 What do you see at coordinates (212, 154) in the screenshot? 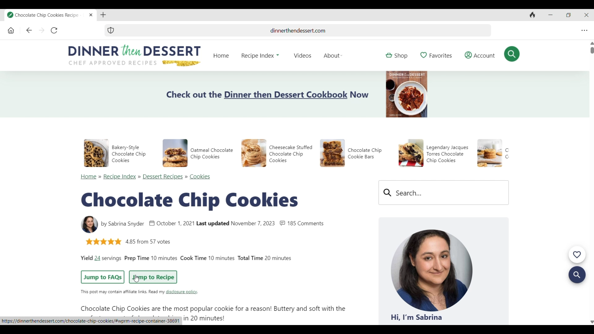
I see `Oatmeal Chocolate Chip Cookies` at bounding box center [212, 154].